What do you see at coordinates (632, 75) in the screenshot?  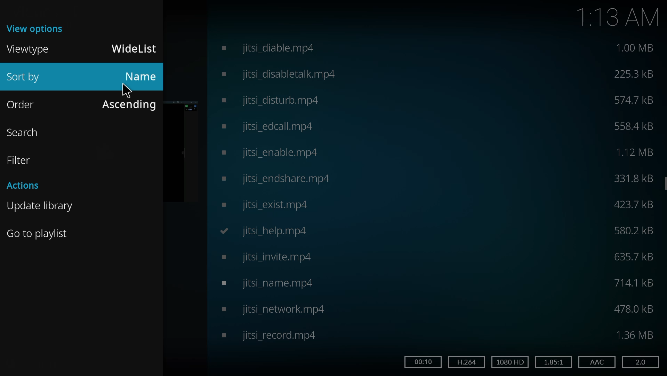 I see `size` at bounding box center [632, 75].